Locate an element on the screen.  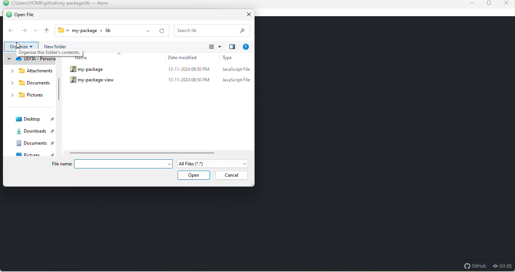
new folder is located at coordinates (123, 46).